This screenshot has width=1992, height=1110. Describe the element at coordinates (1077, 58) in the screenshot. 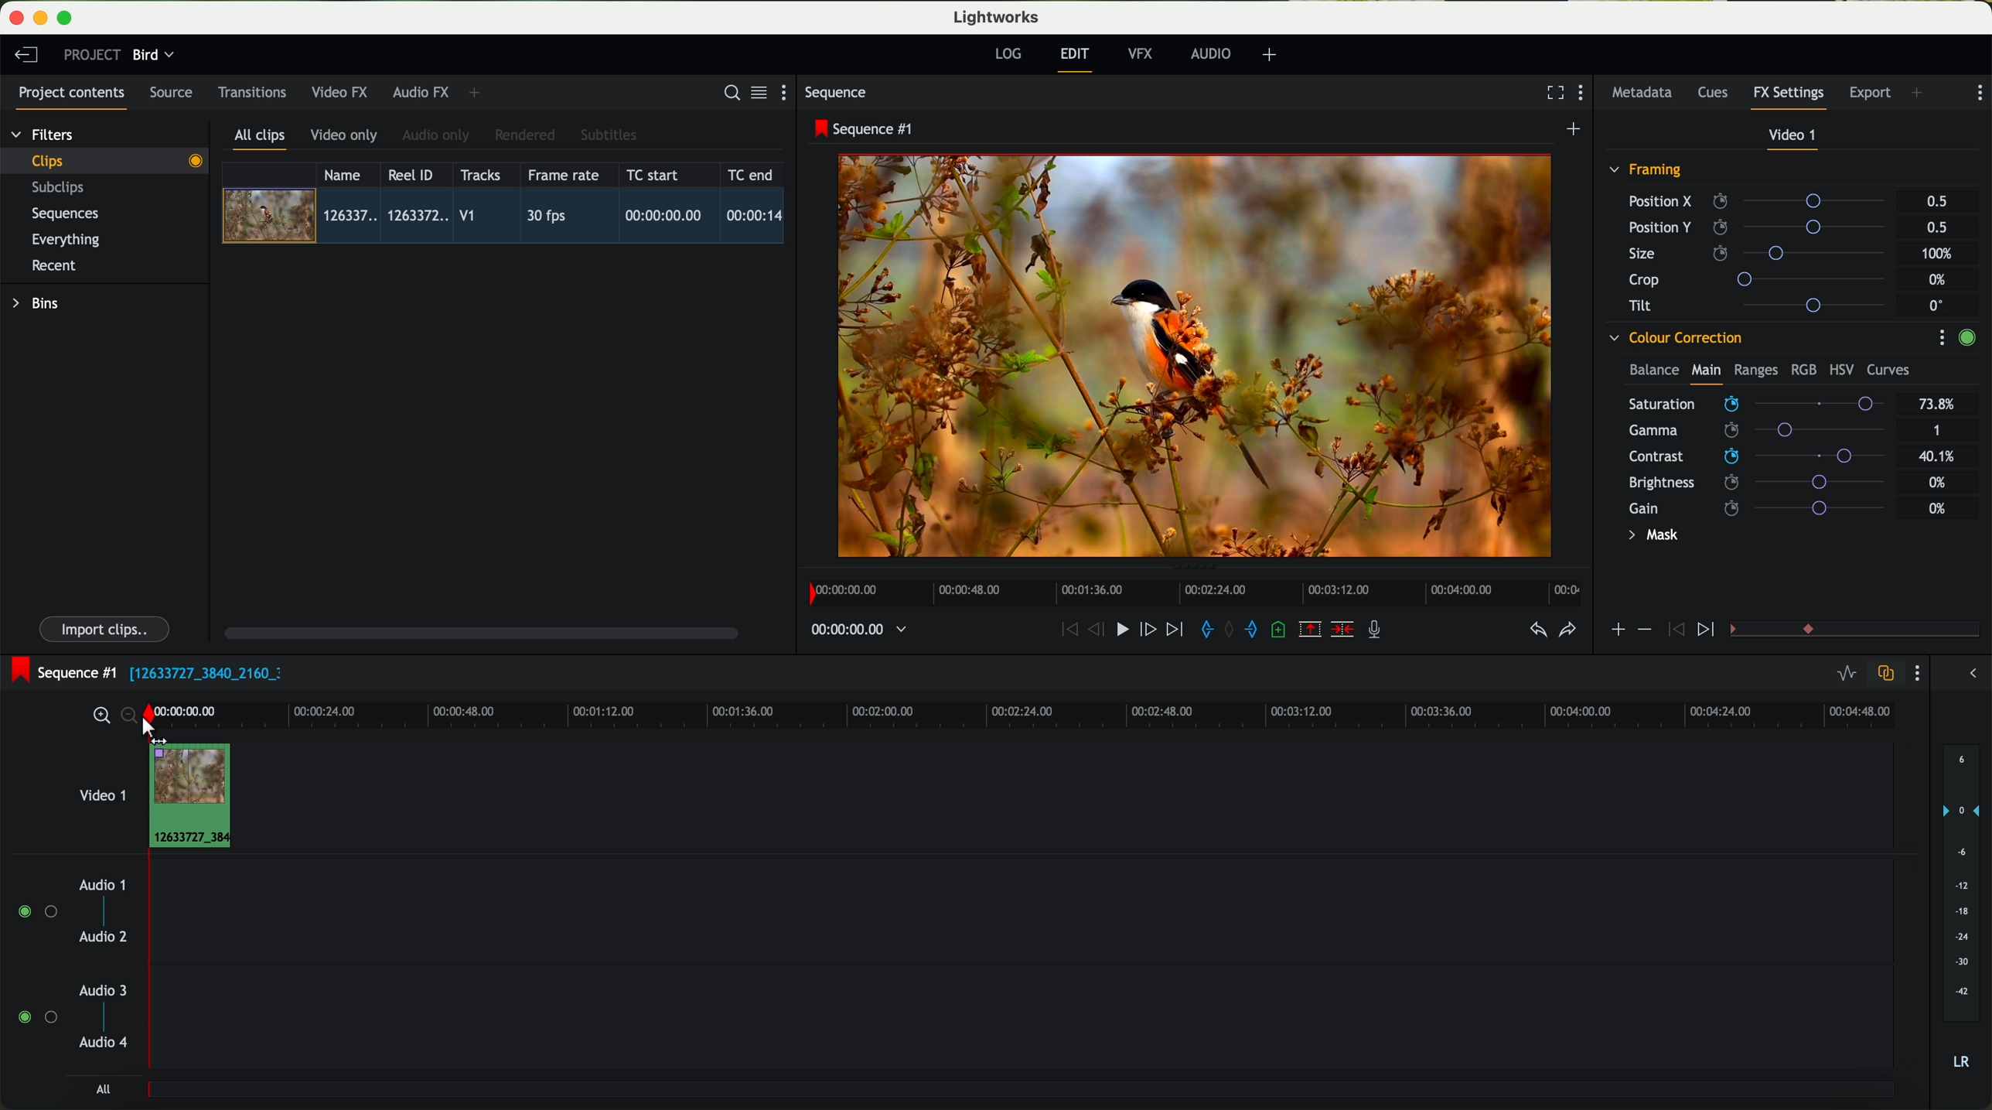

I see `edit` at that location.